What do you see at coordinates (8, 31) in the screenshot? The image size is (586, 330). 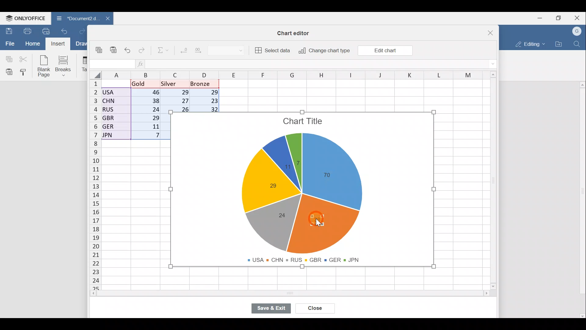 I see `Save` at bounding box center [8, 31].